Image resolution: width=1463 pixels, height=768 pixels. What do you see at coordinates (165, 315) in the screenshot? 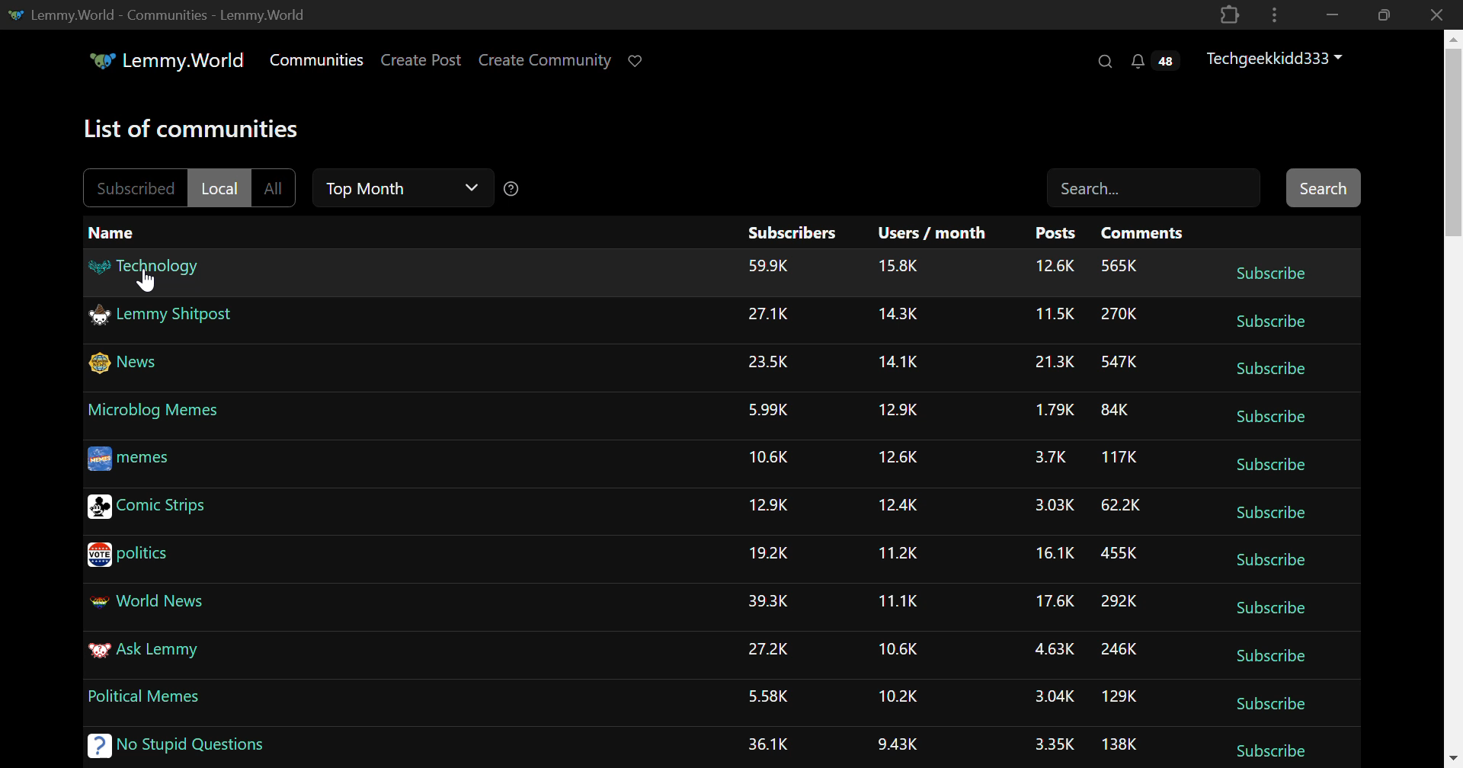
I see `Lemmy Shitpost` at bounding box center [165, 315].